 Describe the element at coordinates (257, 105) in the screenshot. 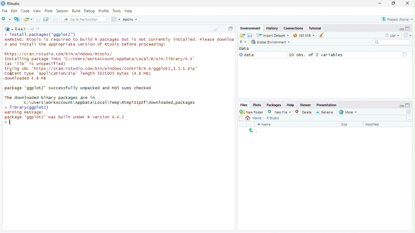

I see `Plots` at that location.